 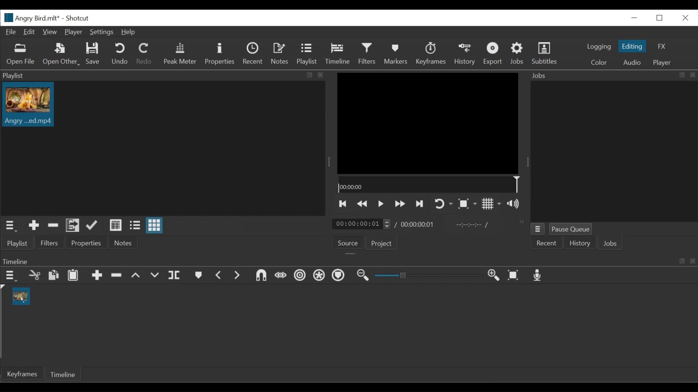 I want to click on Show volume control, so click(x=514, y=204).